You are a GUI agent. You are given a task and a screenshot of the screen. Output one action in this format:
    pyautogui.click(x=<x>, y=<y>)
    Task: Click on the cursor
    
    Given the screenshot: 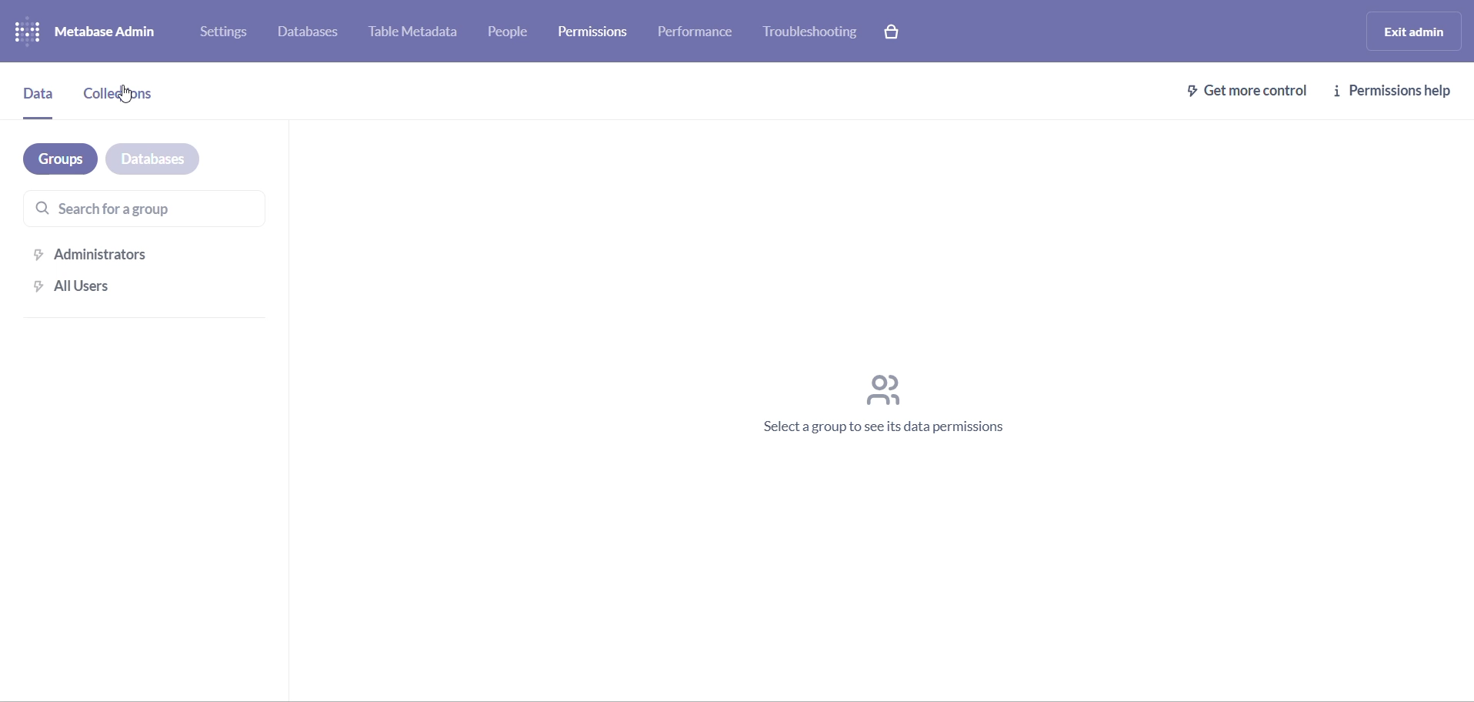 What is the action you would take?
    pyautogui.click(x=132, y=95)
    